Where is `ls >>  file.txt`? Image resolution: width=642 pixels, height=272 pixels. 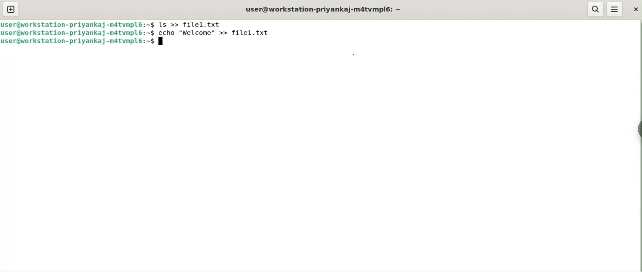
ls >>  file.txt is located at coordinates (191, 24).